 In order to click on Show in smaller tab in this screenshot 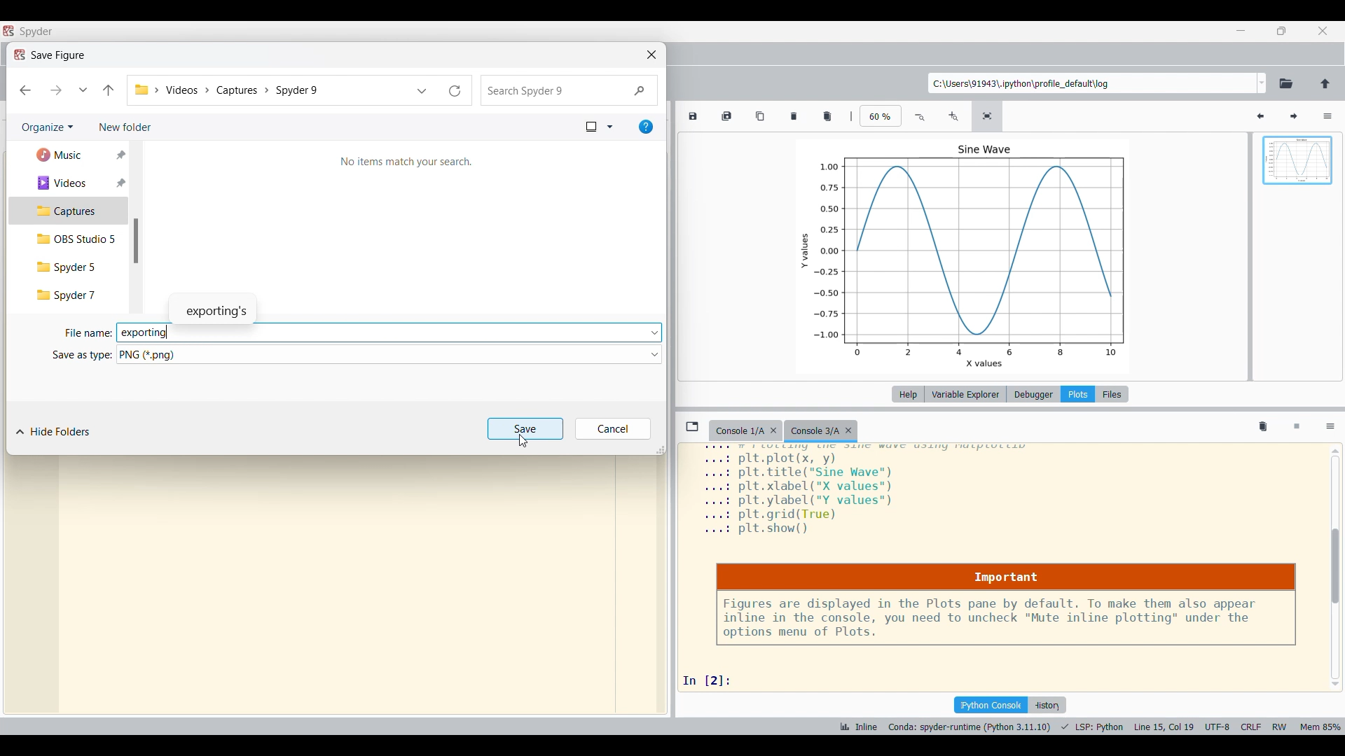, I will do `click(1281, 31)`.